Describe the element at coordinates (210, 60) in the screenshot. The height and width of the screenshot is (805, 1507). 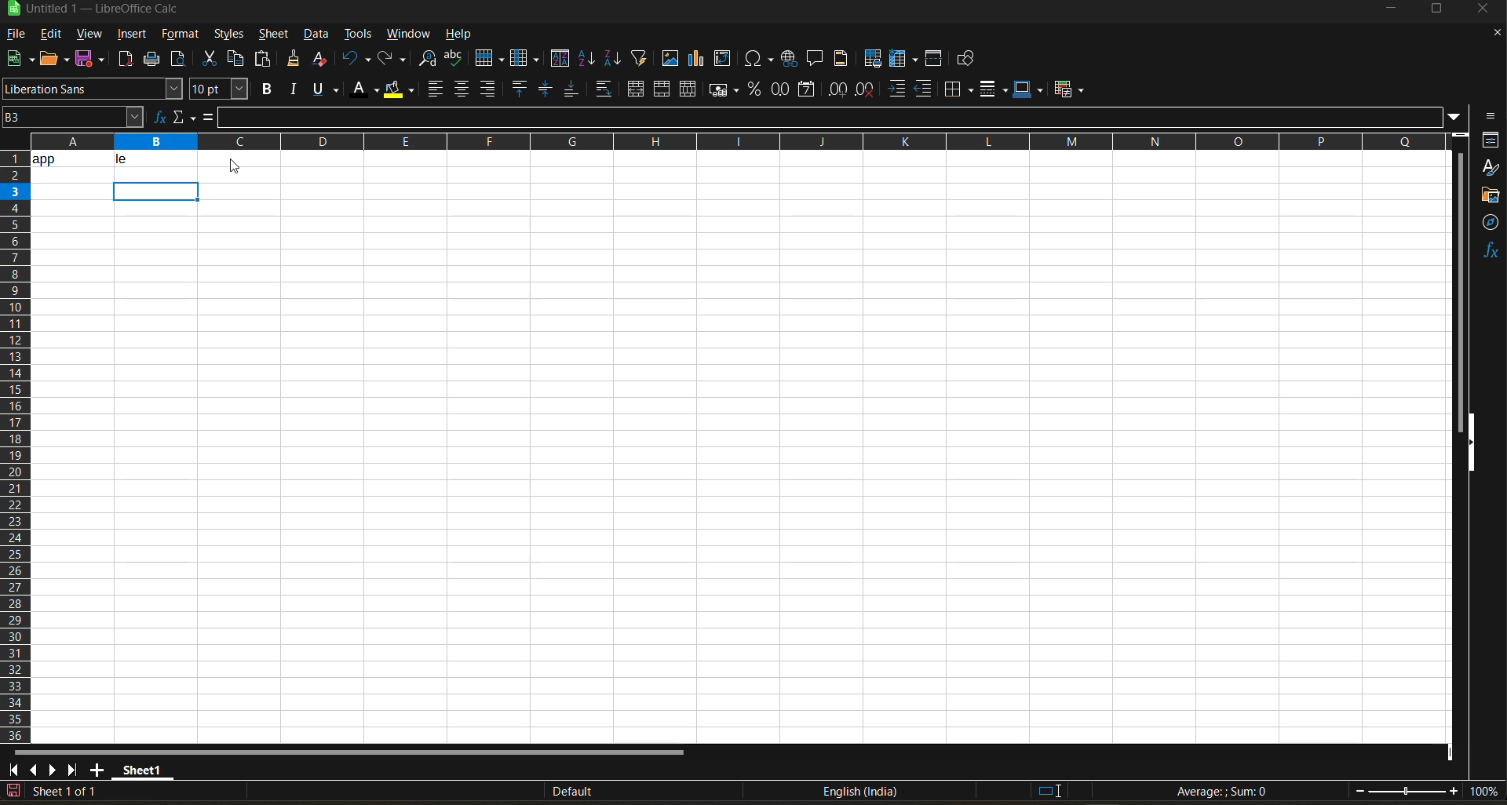
I see `cut` at that location.